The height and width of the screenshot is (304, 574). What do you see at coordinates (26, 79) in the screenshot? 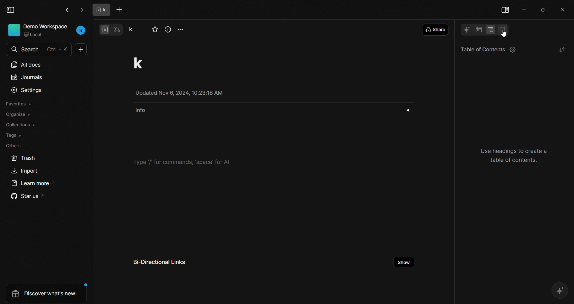
I see `journals` at bounding box center [26, 79].